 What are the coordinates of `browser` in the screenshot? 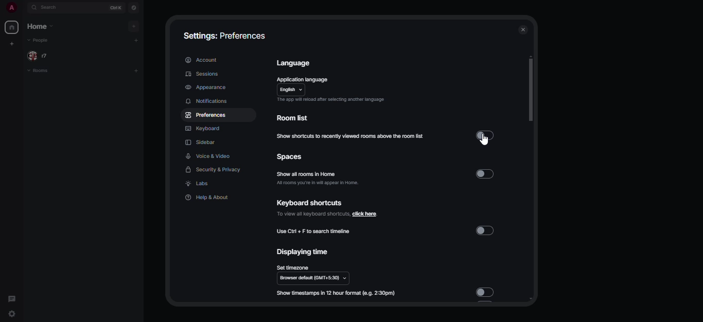 It's located at (314, 278).